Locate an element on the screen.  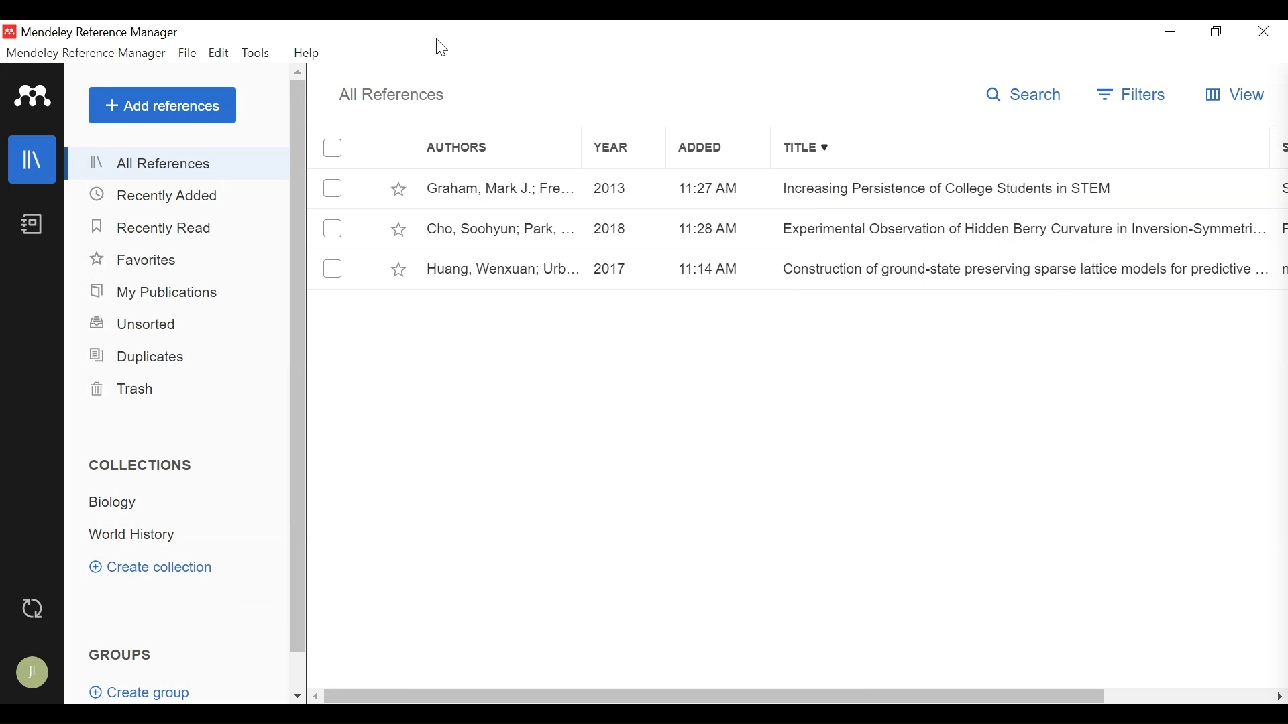
Experimental Observation of Hidden Berry Curvature in Inversion-Symmetri is located at coordinates (1022, 230).